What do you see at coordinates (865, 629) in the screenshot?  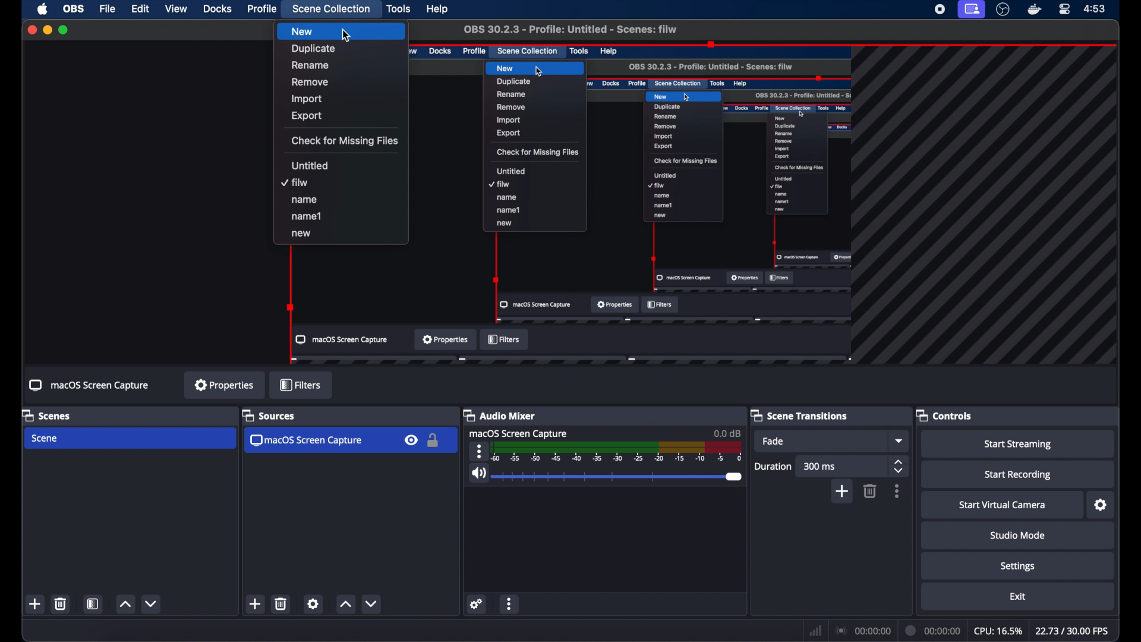 I see `connection` at bounding box center [865, 629].